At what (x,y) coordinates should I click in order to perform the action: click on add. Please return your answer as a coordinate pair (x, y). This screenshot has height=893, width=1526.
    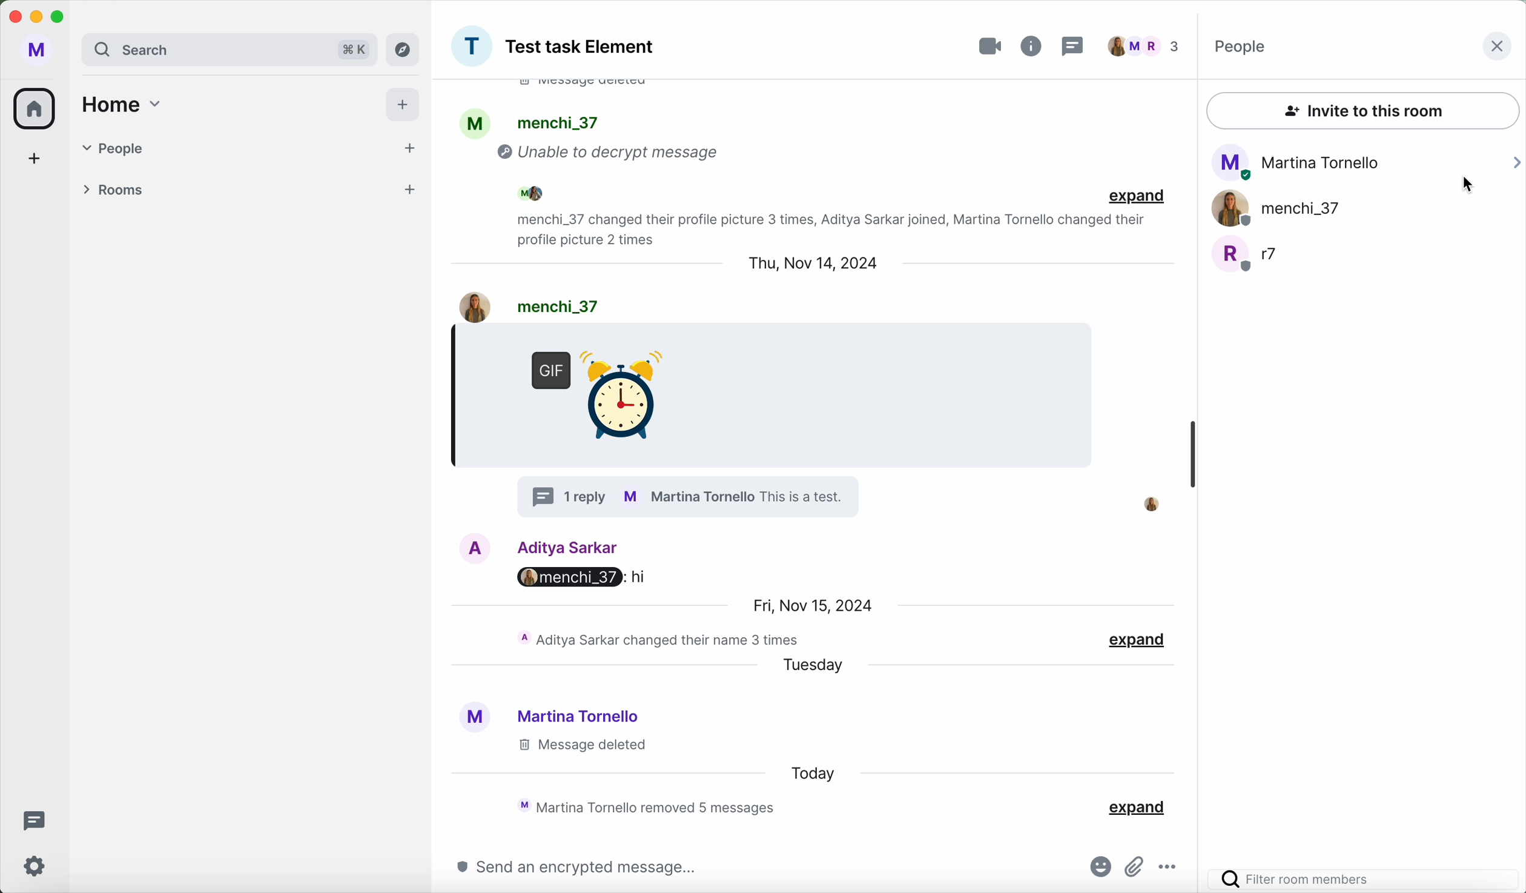
    Looking at the image, I should click on (35, 157).